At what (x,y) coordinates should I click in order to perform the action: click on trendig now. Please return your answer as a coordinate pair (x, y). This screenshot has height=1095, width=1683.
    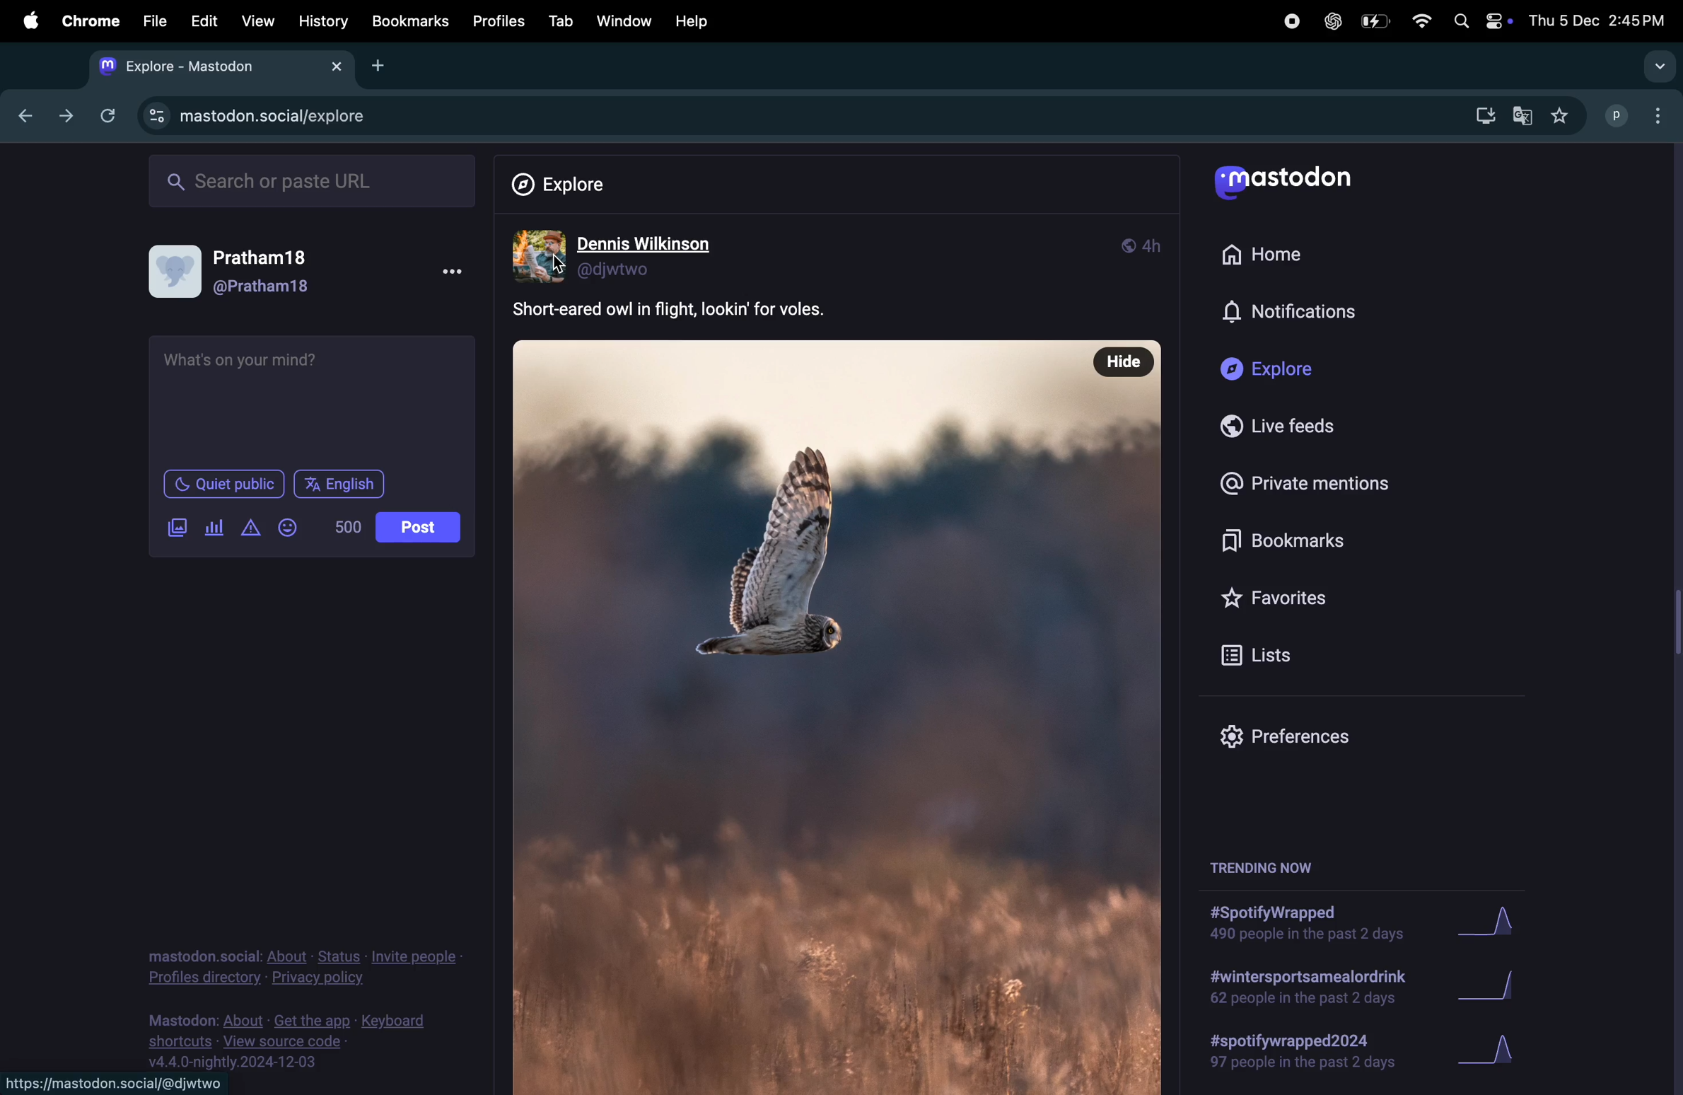
    Looking at the image, I should click on (1276, 871).